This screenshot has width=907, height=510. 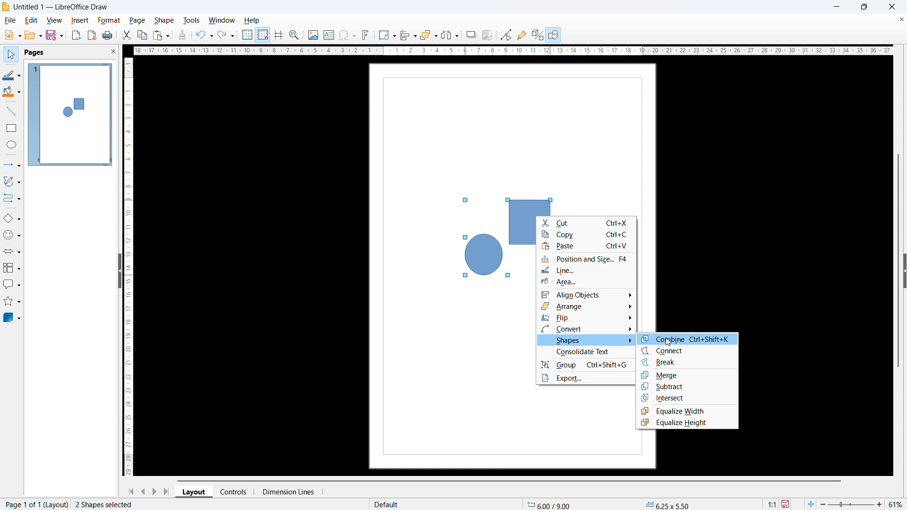 What do you see at coordinates (587, 222) in the screenshot?
I see `cut` at bounding box center [587, 222].